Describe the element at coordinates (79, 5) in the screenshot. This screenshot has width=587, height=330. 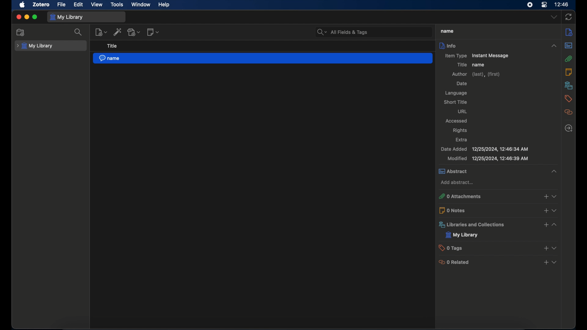
I see `edit` at that location.